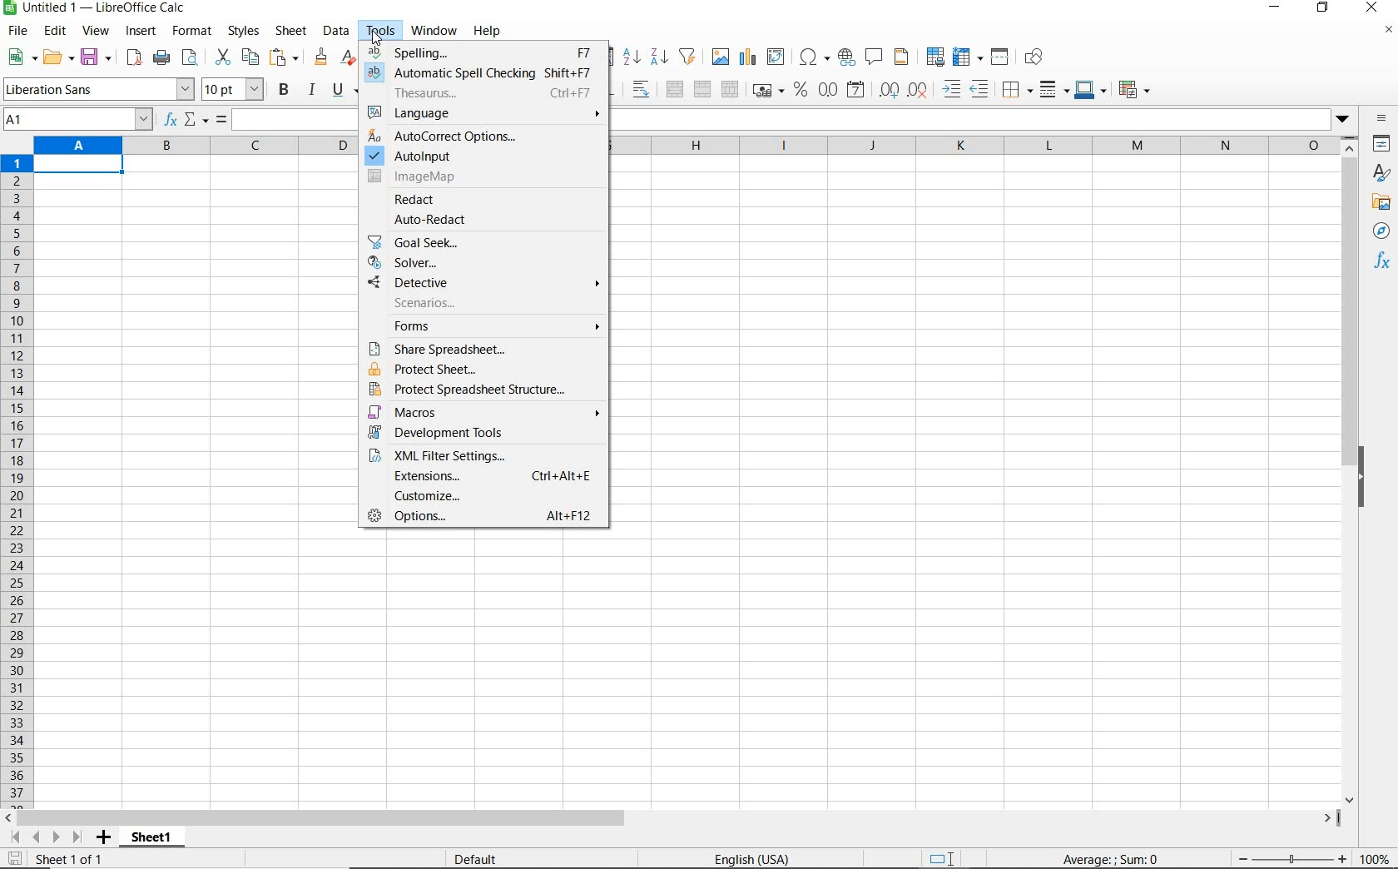  I want to click on formulae, so click(1382, 261).